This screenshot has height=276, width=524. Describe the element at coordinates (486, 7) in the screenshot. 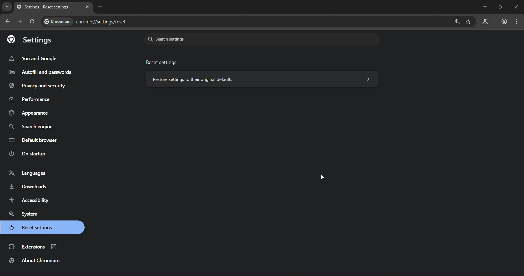

I see `Minimize` at that location.